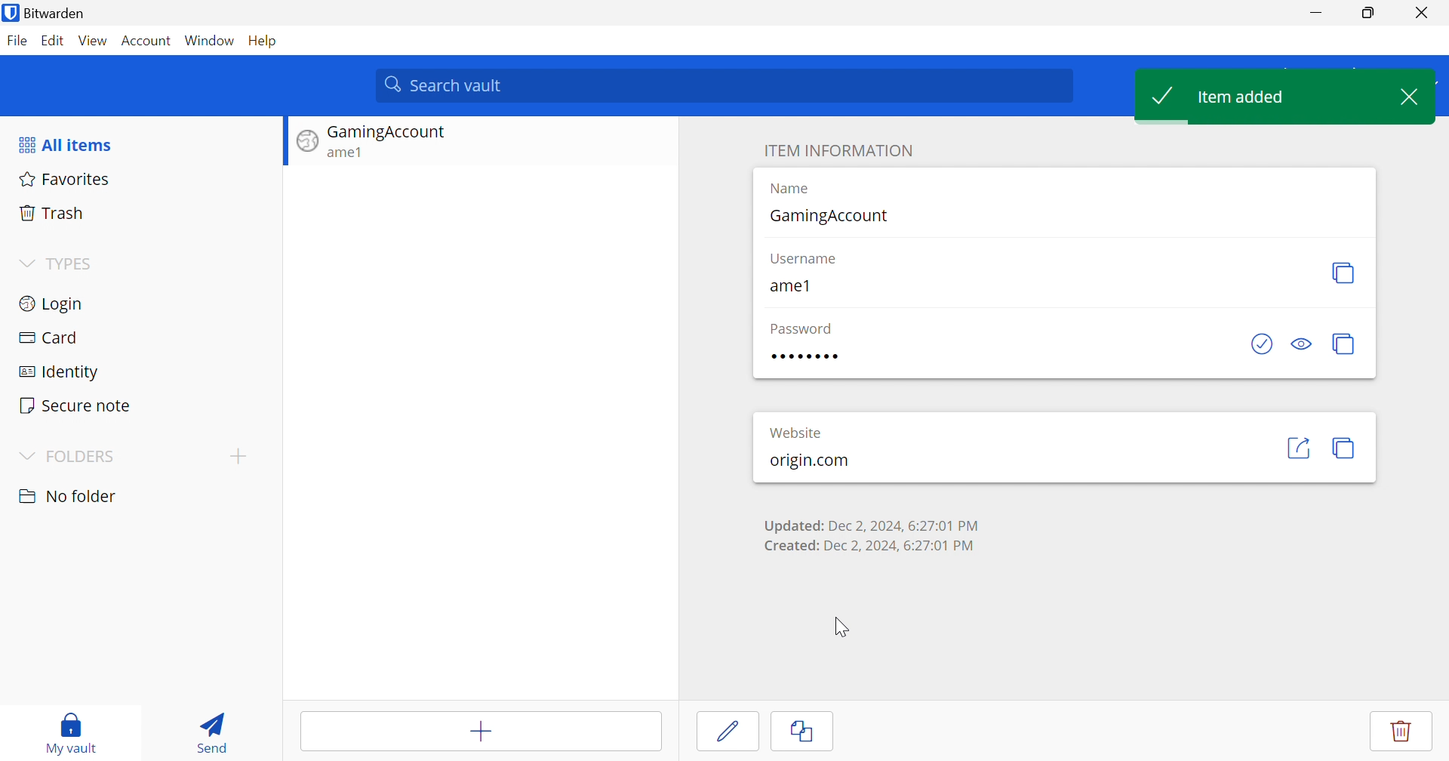 The height and width of the screenshot is (761, 1449). Describe the element at coordinates (795, 432) in the screenshot. I see `Website` at that location.